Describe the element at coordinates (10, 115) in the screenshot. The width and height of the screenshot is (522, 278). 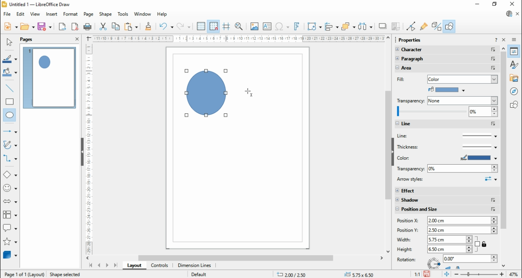
I see `ellipse` at that location.